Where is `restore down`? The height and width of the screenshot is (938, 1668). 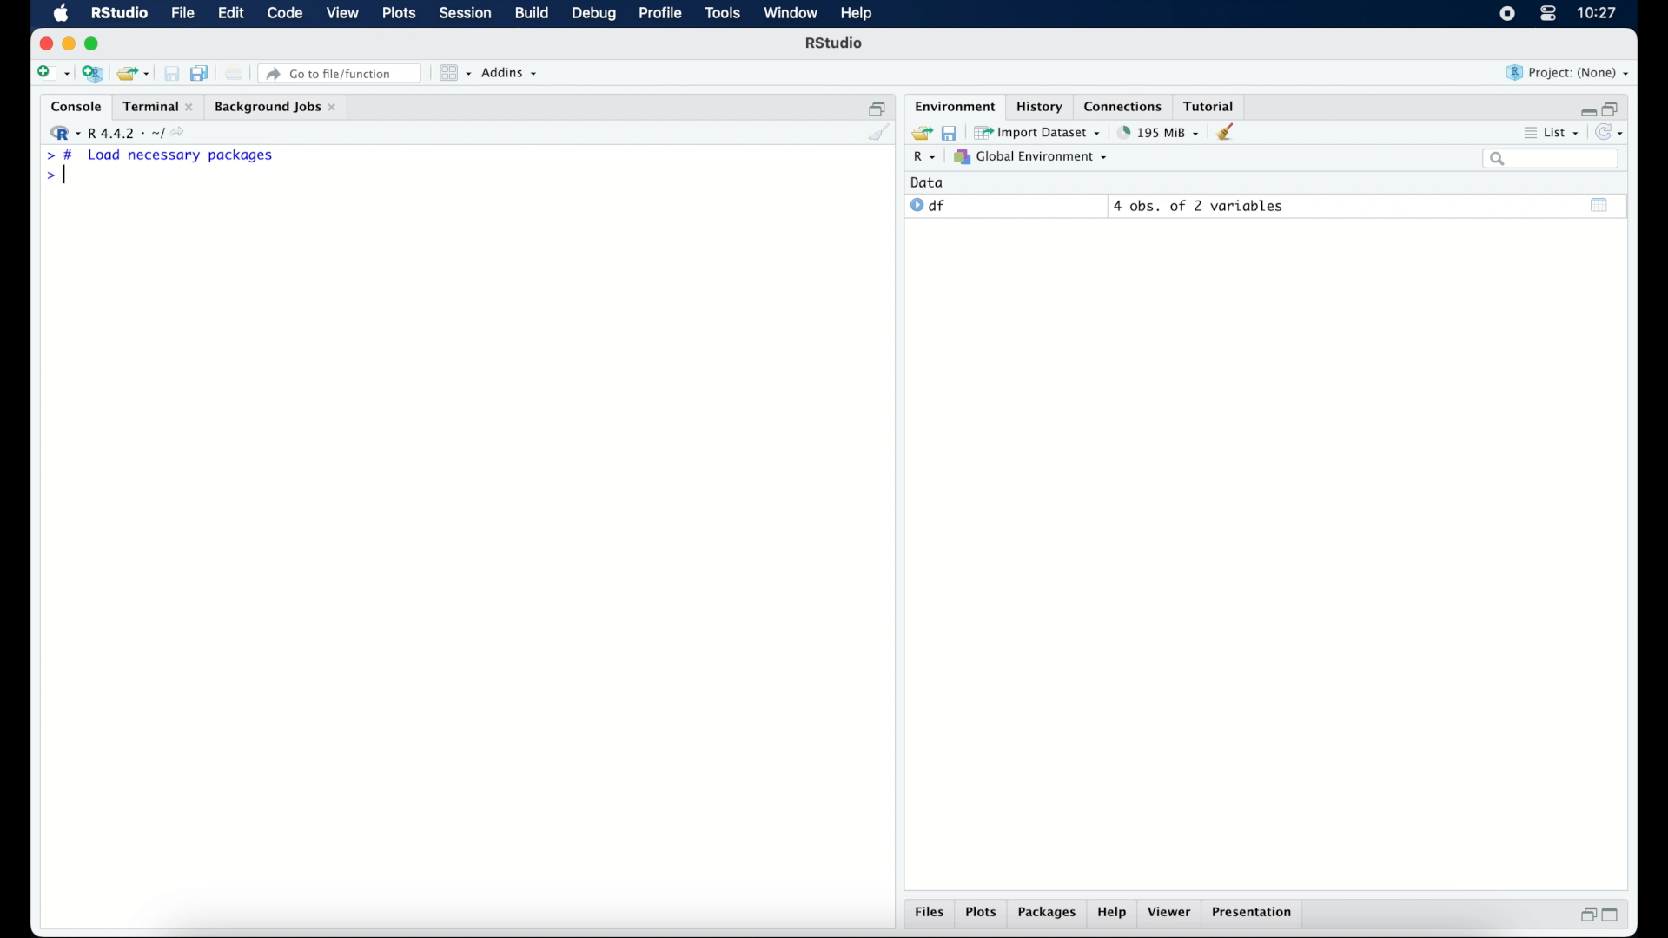
restore down is located at coordinates (1585, 916).